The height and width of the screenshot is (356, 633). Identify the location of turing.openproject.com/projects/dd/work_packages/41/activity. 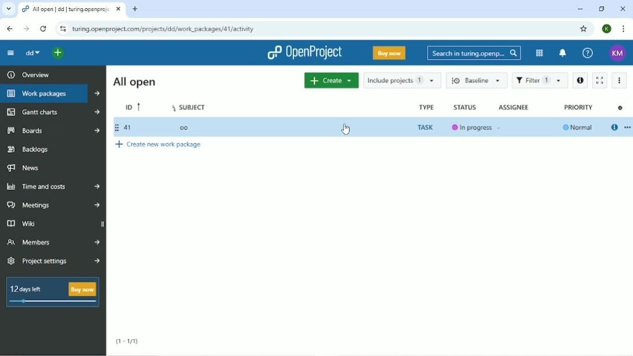
(163, 30).